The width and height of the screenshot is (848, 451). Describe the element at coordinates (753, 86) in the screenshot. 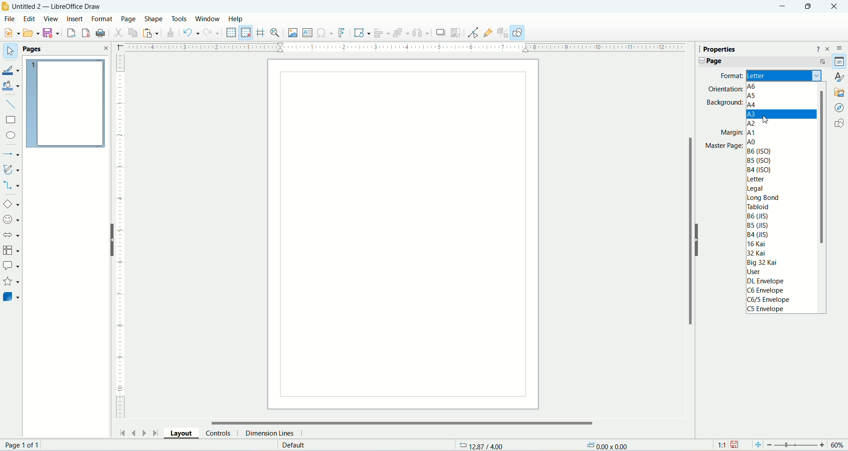

I see `A6` at that location.